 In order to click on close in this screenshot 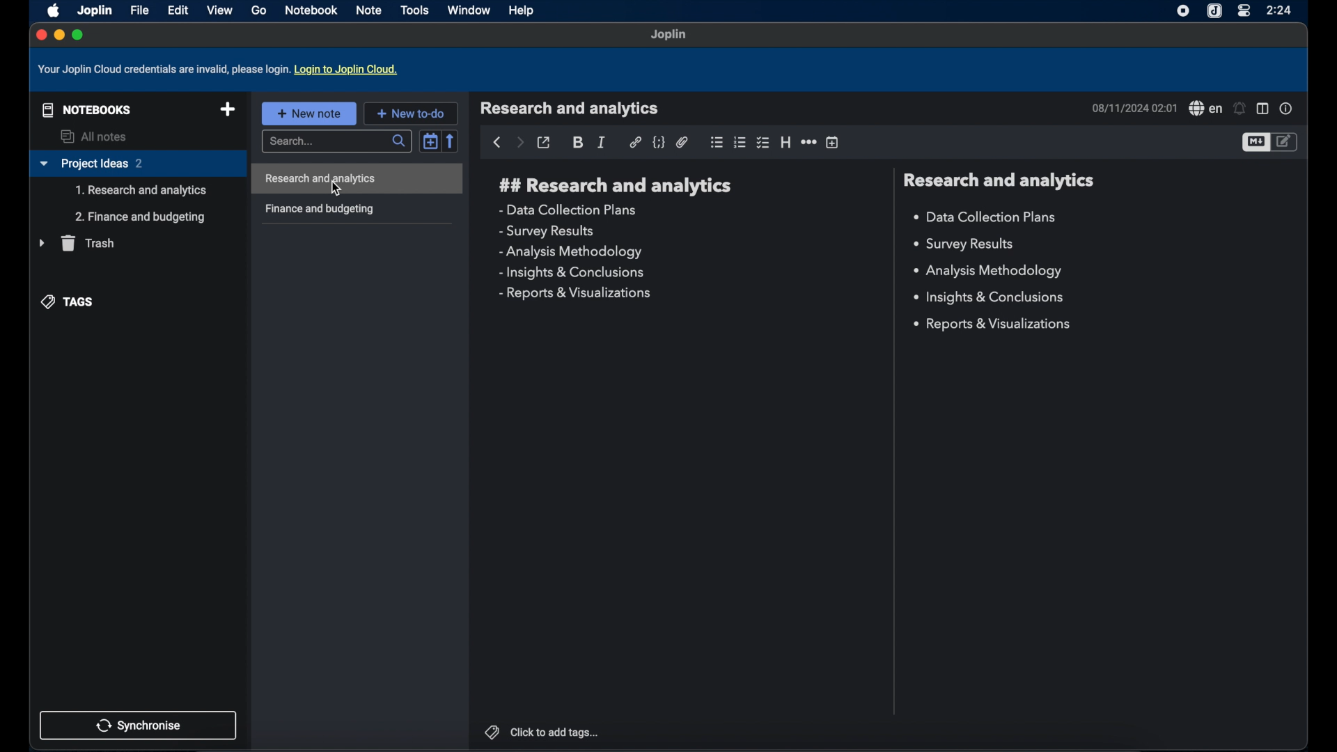, I will do `click(40, 34)`.